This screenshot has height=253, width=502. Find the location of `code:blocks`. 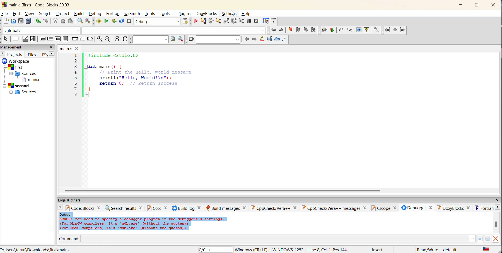

code:blocks is located at coordinates (85, 208).